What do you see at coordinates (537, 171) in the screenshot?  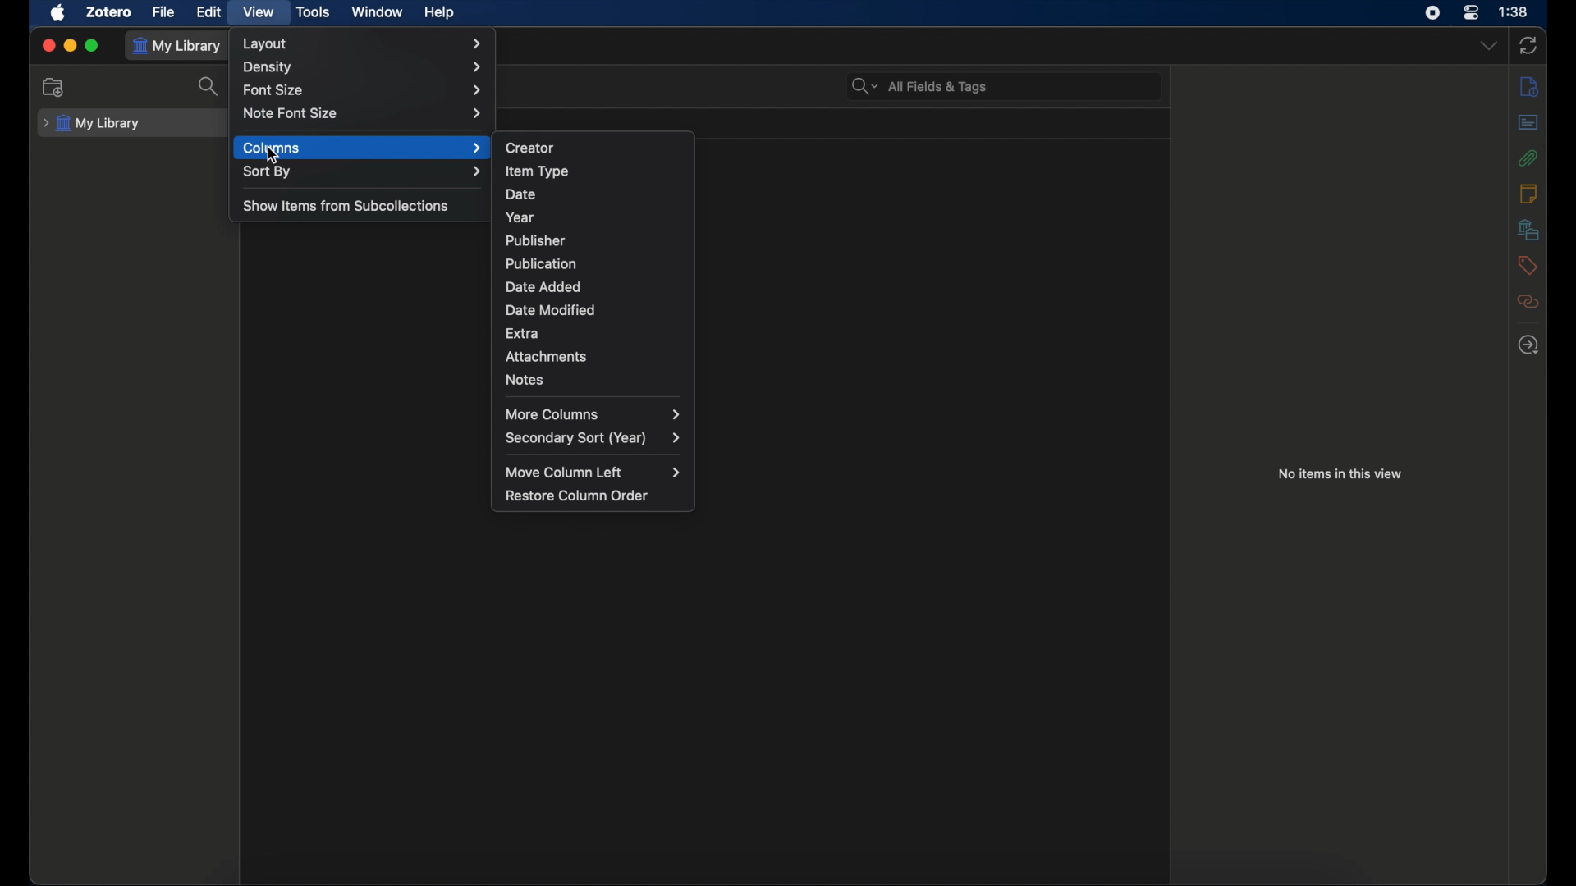 I see `item type` at bounding box center [537, 171].